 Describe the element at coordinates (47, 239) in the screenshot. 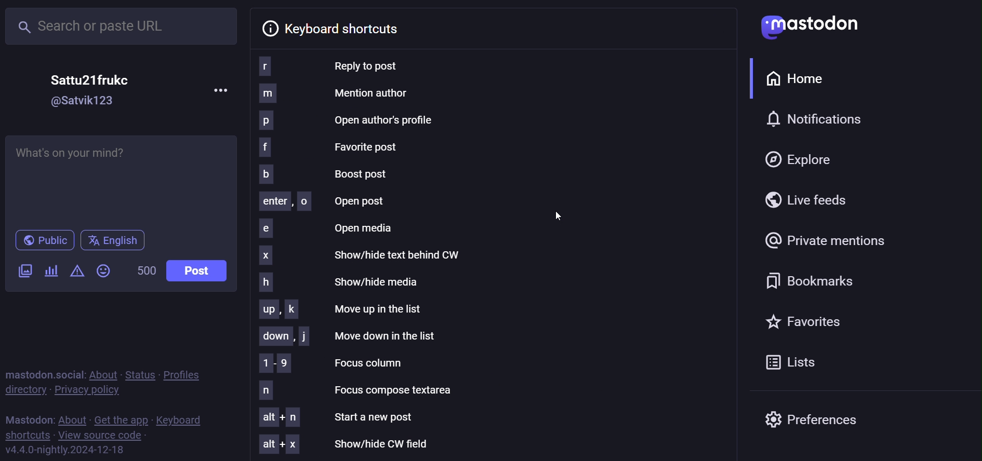

I see `public` at that location.